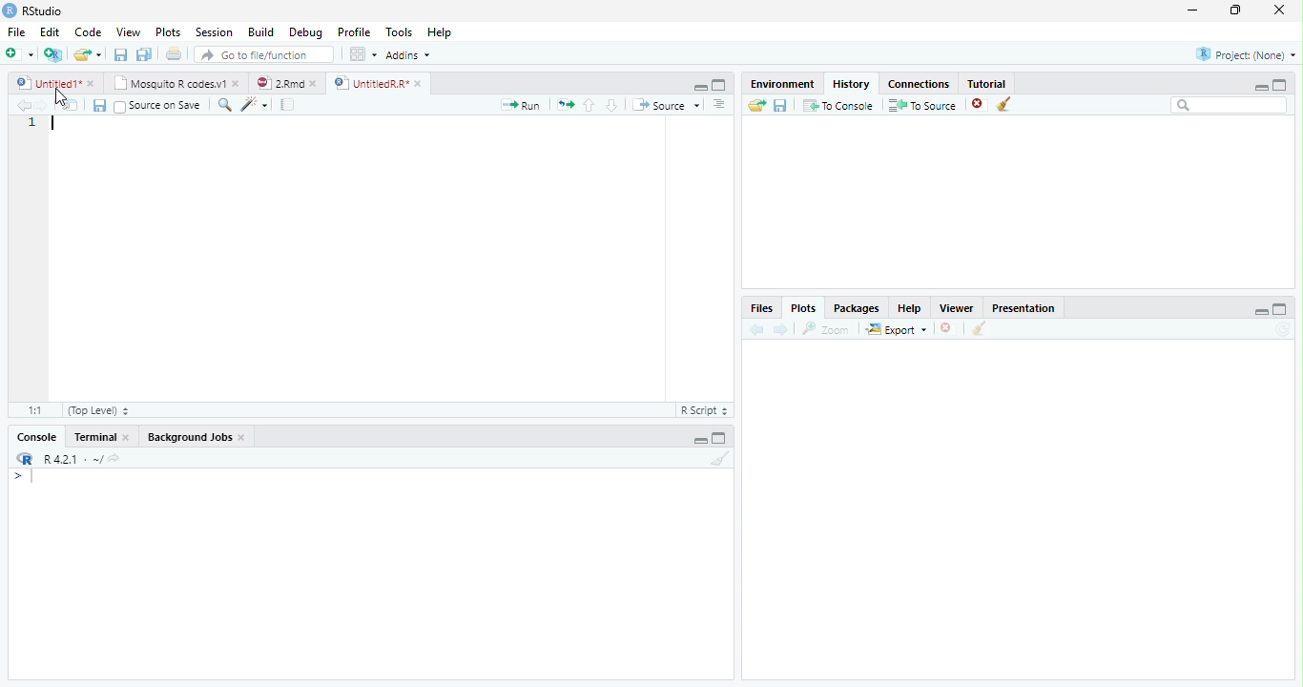  Describe the element at coordinates (1023, 308) in the screenshot. I see `Presentation` at that location.